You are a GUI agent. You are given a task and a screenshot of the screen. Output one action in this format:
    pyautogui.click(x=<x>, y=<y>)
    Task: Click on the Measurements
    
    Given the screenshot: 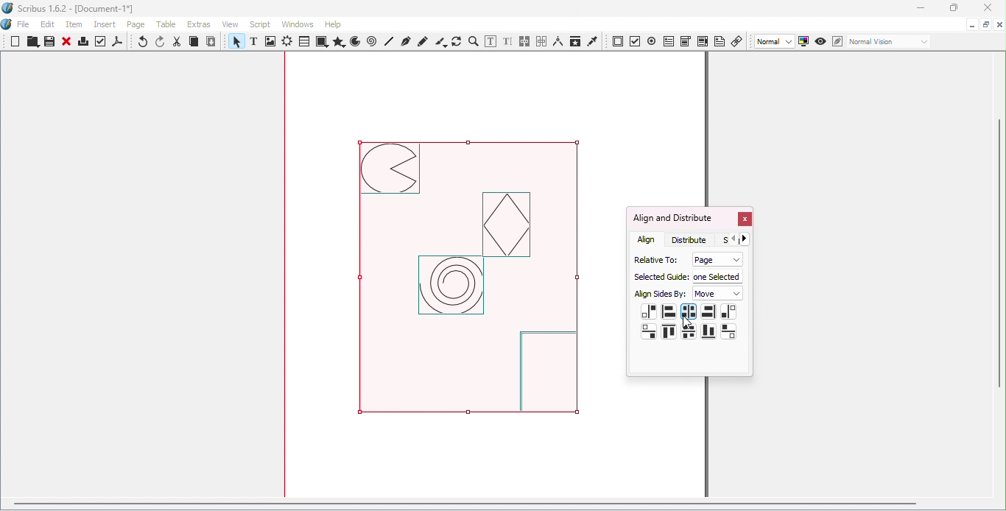 What is the action you would take?
    pyautogui.click(x=557, y=41)
    